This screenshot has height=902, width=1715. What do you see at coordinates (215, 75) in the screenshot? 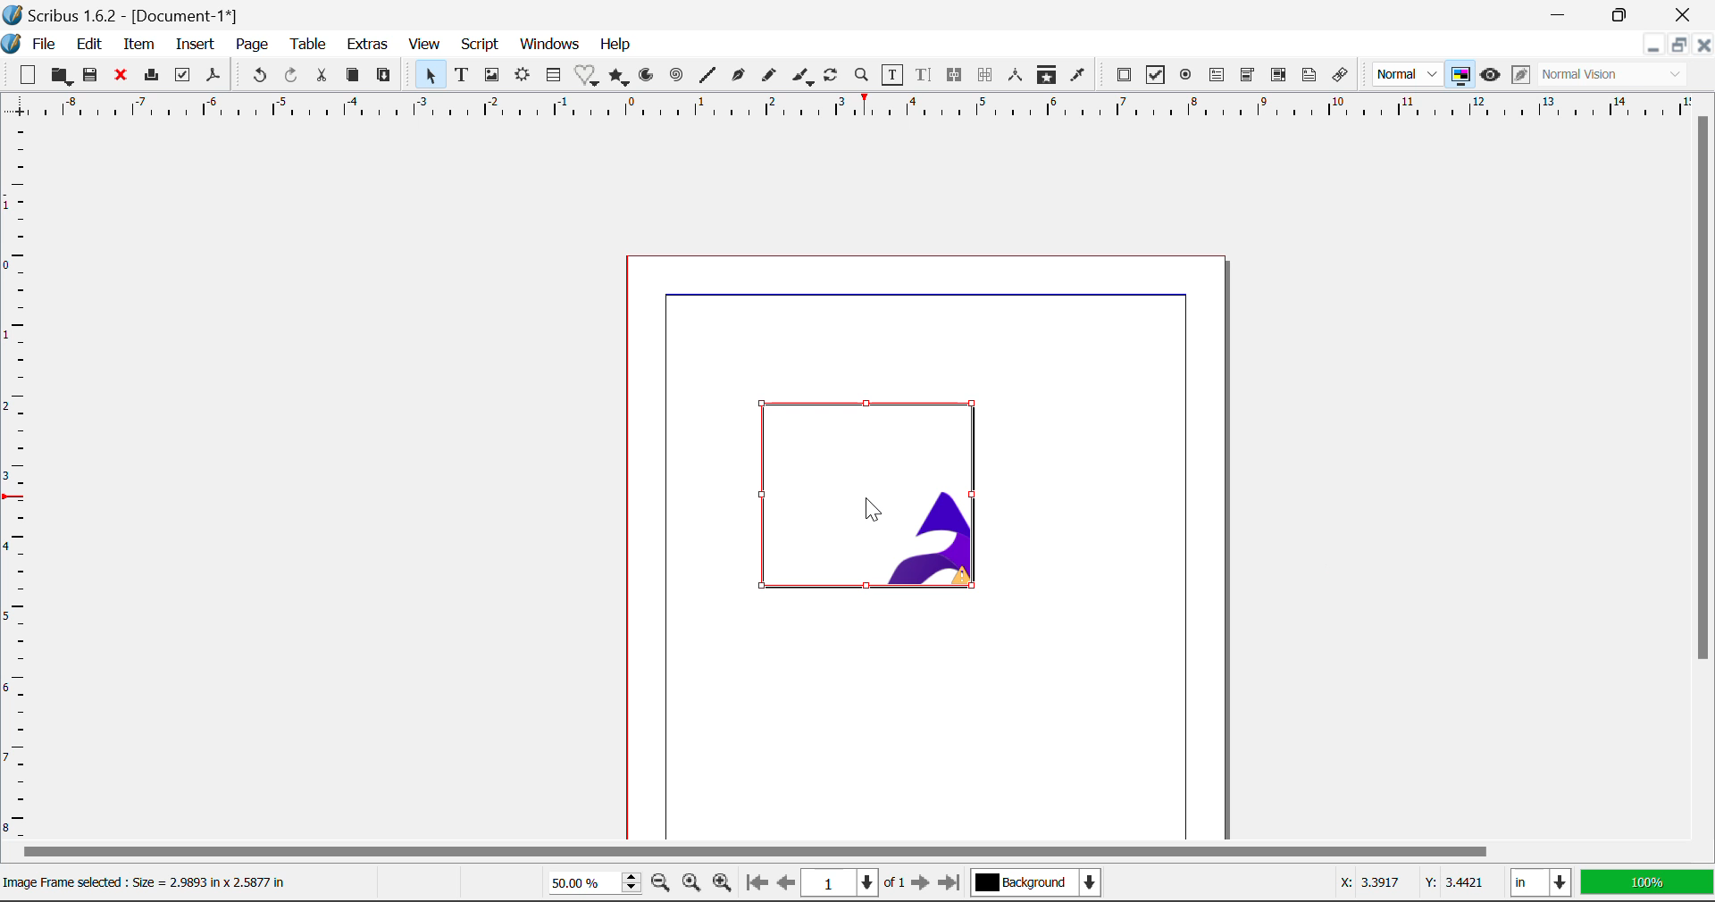
I see `Save as Pdf` at bounding box center [215, 75].